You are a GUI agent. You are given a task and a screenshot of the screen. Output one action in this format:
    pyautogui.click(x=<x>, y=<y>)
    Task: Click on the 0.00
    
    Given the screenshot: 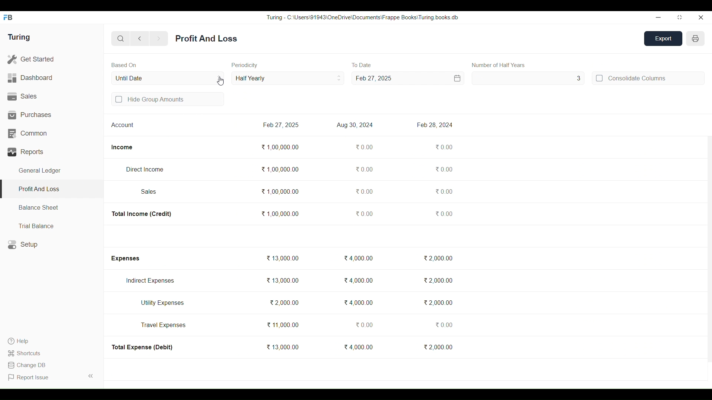 What is the action you would take?
    pyautogui.click(x=364, y=147)
    